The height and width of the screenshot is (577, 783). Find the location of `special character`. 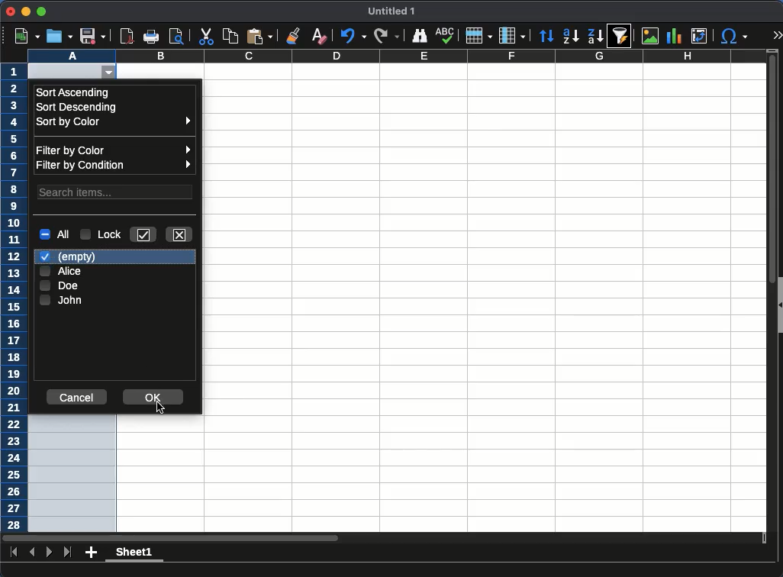

special character is located at coordinates (733, 37).